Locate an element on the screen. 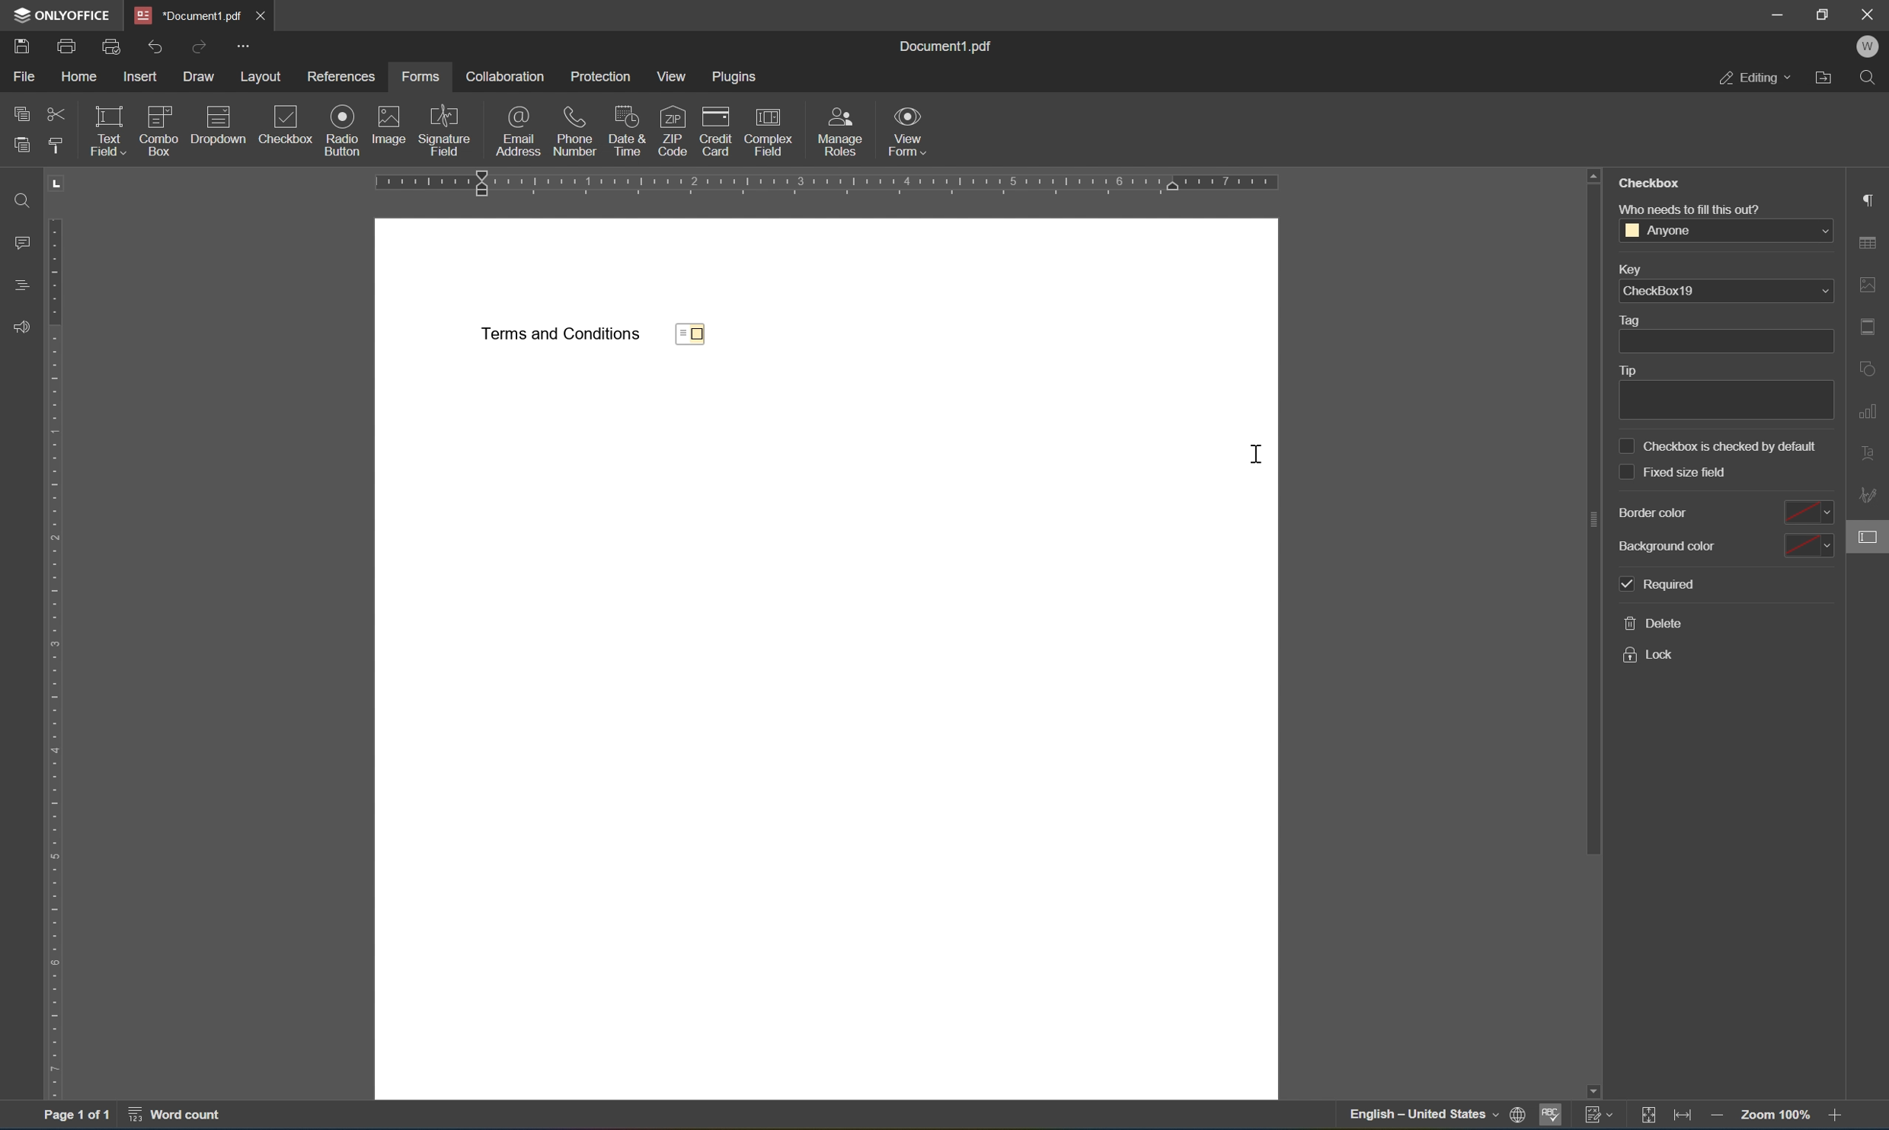  close is located at coordinates (262, 14).